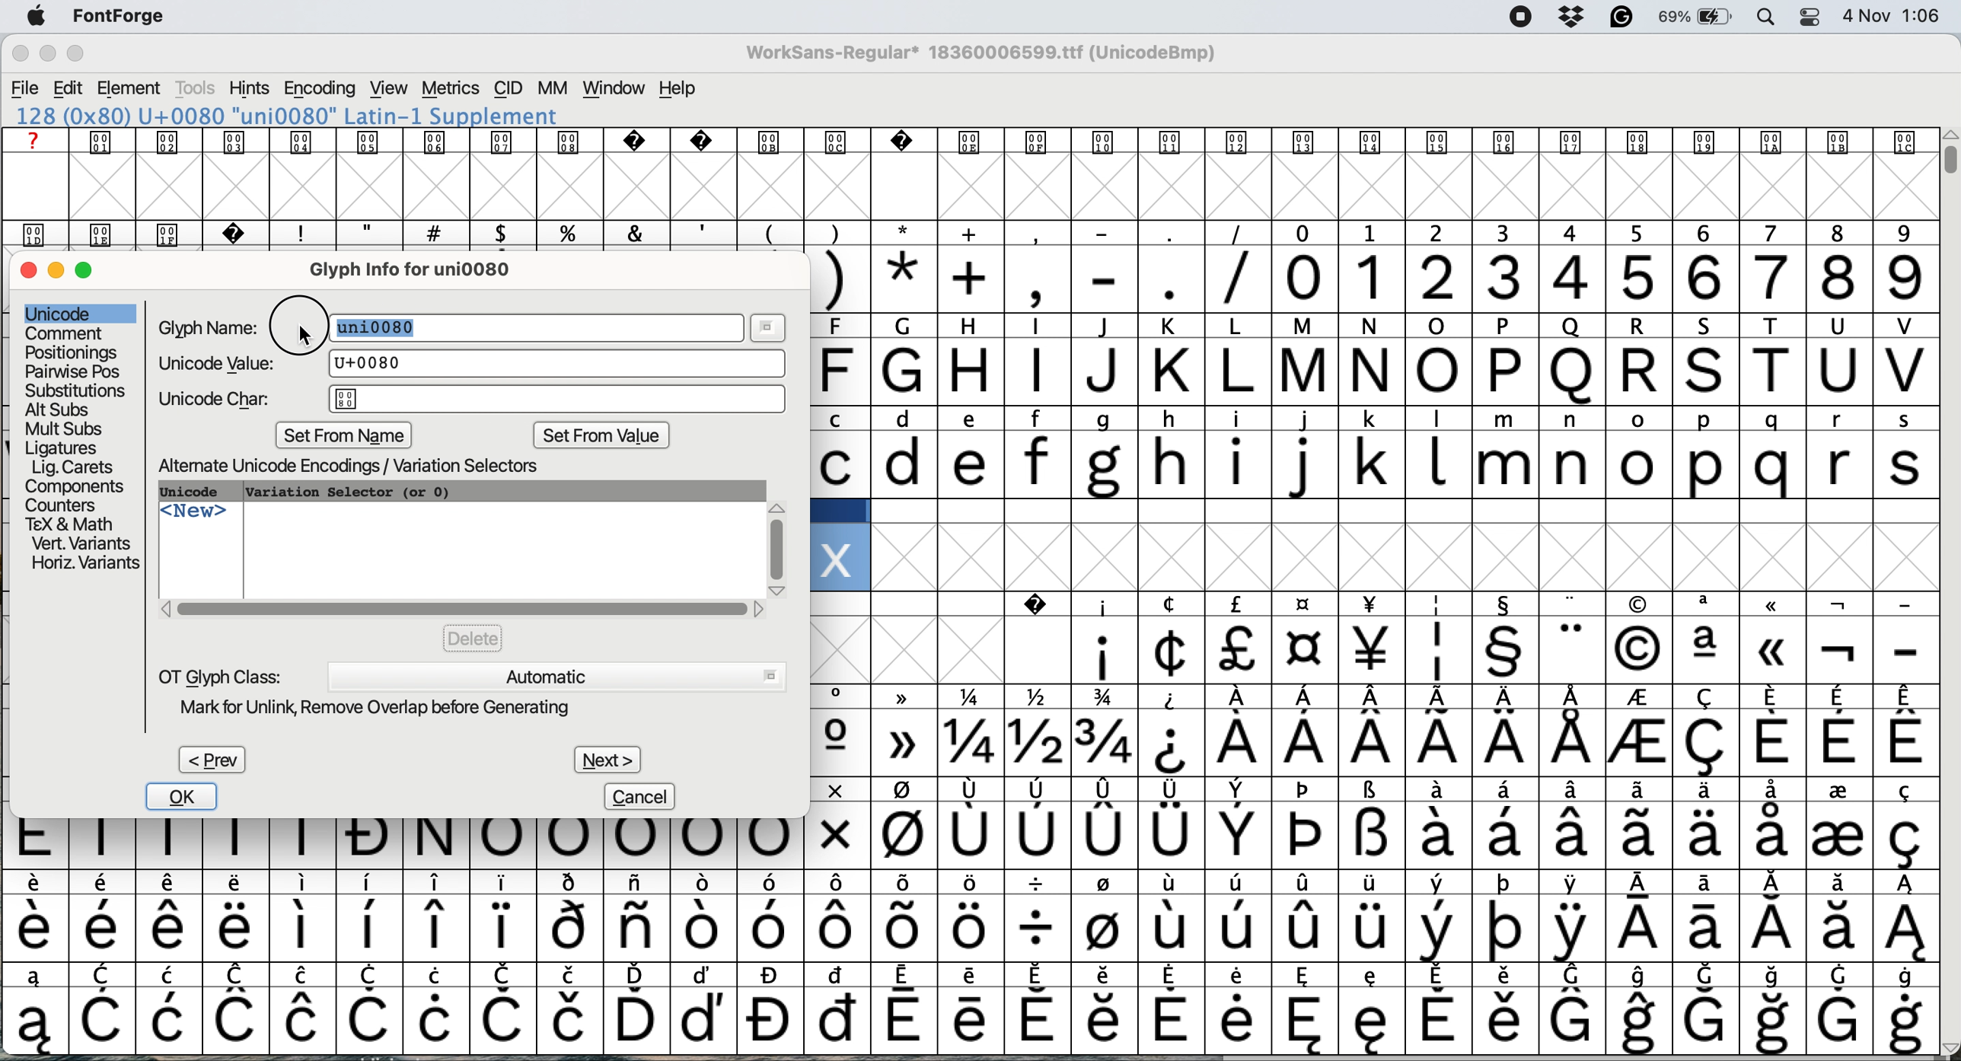 The image size is (1961, 1061). Describe the element at coordinates (71, 467) in the screenshot. I see `lig carets` at that location.